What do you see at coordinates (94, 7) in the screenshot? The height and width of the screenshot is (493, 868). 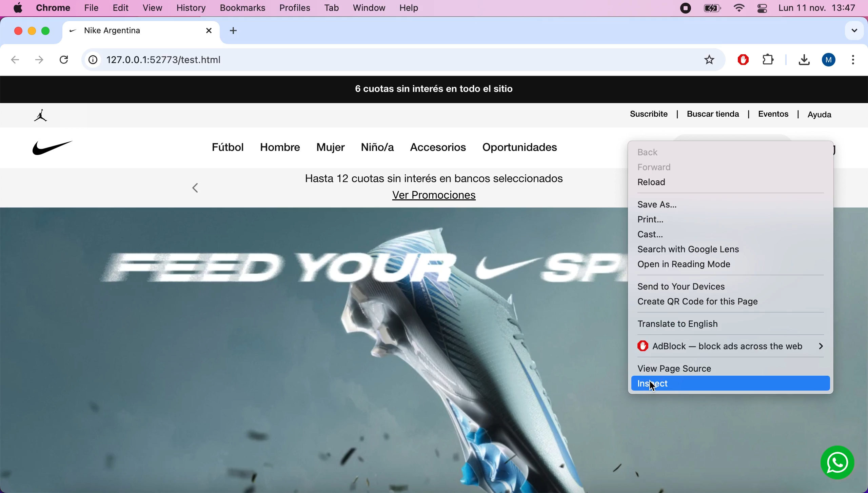 I see `file` at bounding box center [94, 7].